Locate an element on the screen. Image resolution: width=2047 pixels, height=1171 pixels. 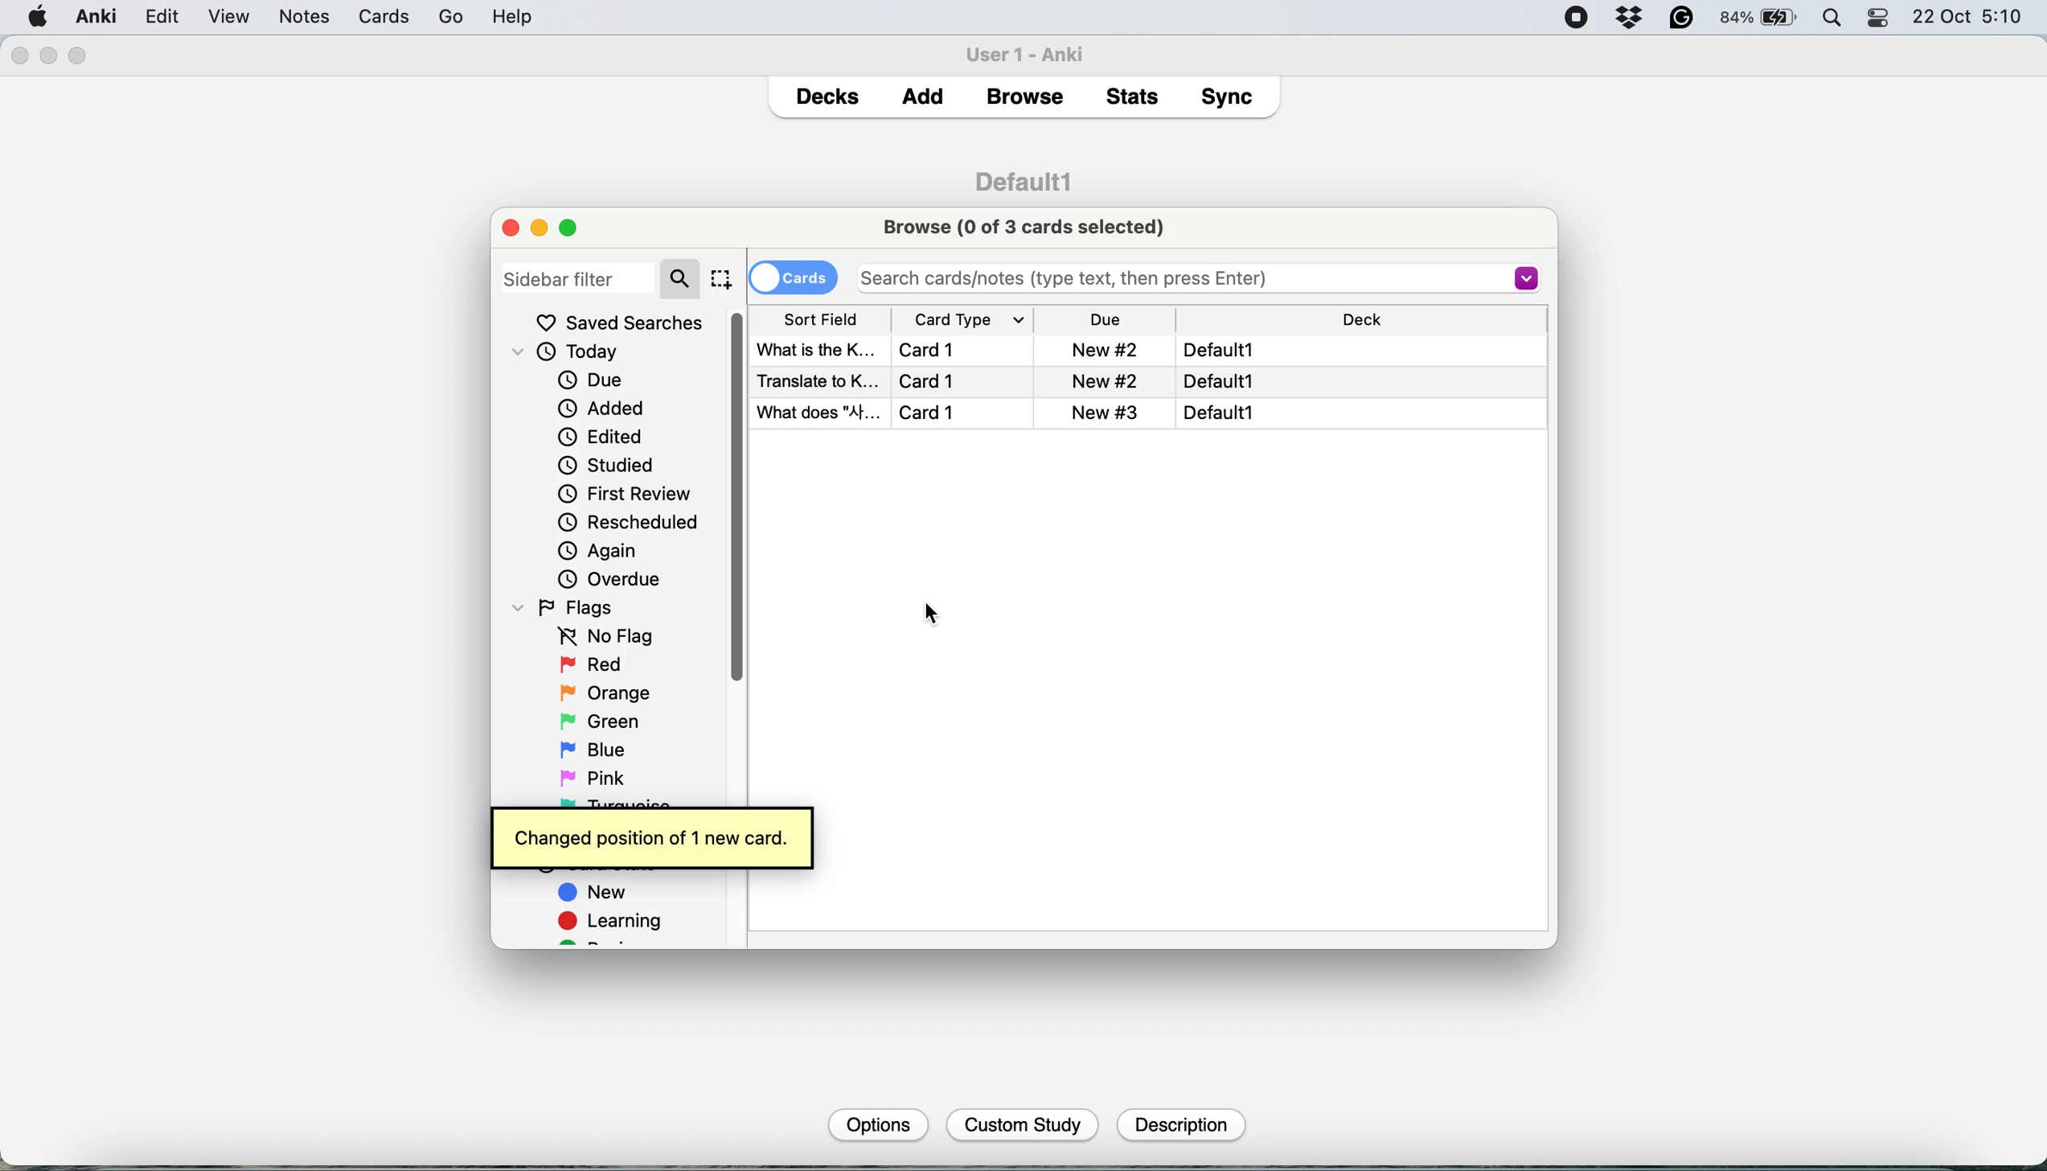
control center is located at coordinates (1880, 18).